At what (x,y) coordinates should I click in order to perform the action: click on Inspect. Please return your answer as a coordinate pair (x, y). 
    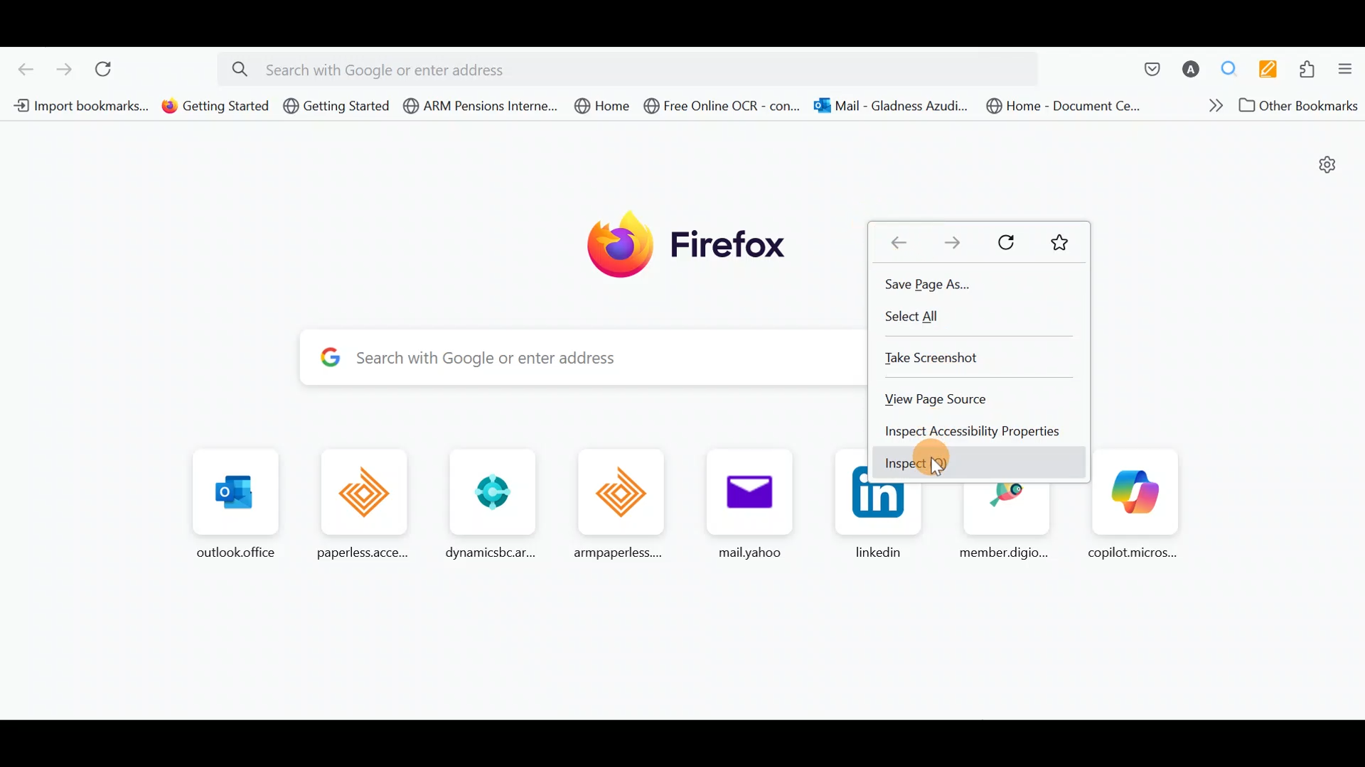
    Looking at the image, I should click on (916, 467).